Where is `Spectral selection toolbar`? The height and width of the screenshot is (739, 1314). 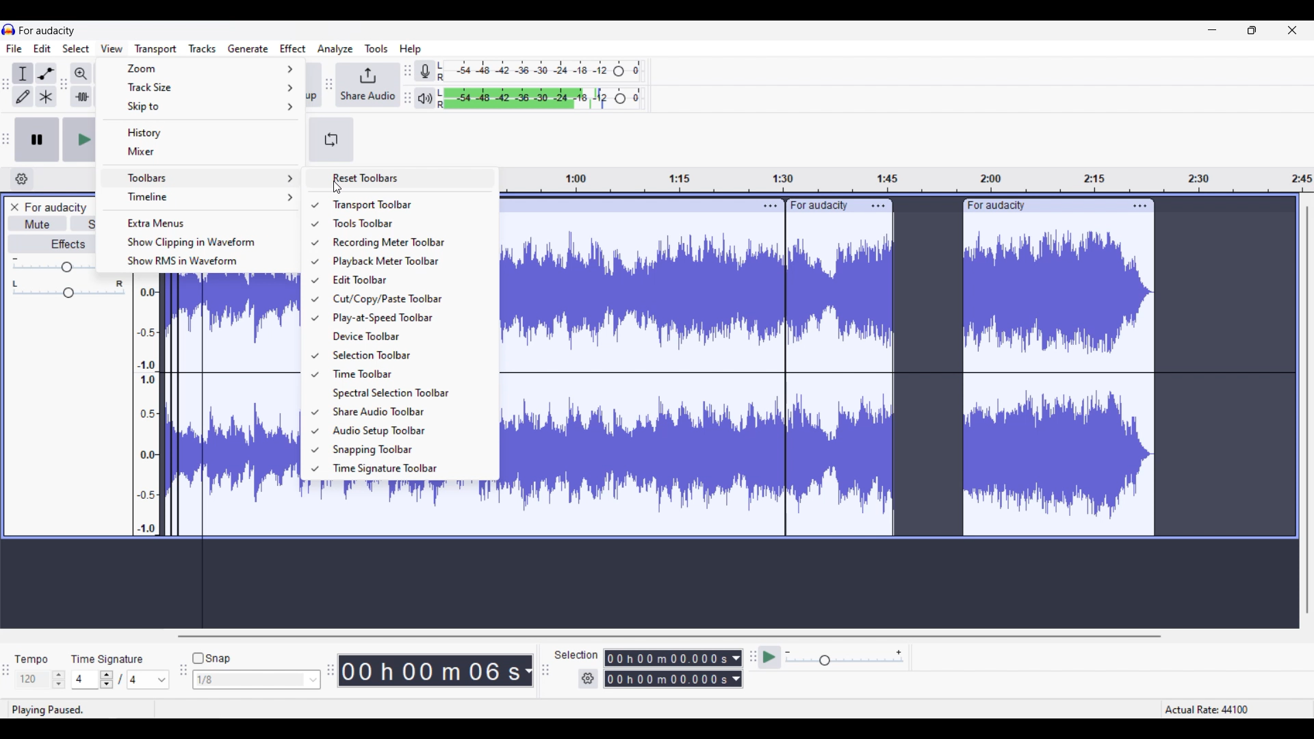 Spectral selection toolbar is located at coordinates (407, 393).